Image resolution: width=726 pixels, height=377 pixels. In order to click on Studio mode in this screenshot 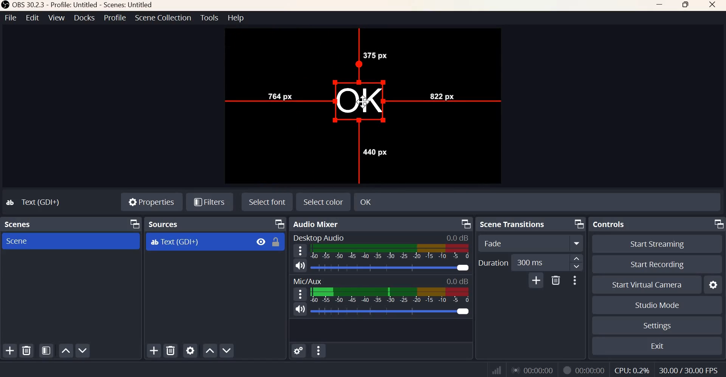, I will do `click(657, 305)`.